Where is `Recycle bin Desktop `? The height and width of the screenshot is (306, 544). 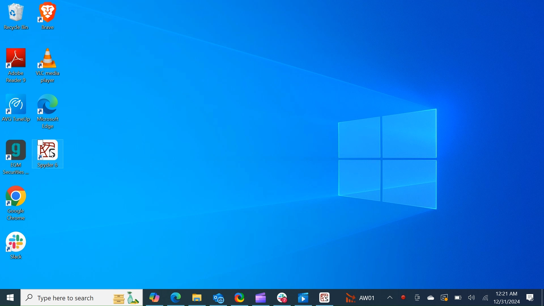 Recycle bin Desktop  is located at coordinates (17, 17).